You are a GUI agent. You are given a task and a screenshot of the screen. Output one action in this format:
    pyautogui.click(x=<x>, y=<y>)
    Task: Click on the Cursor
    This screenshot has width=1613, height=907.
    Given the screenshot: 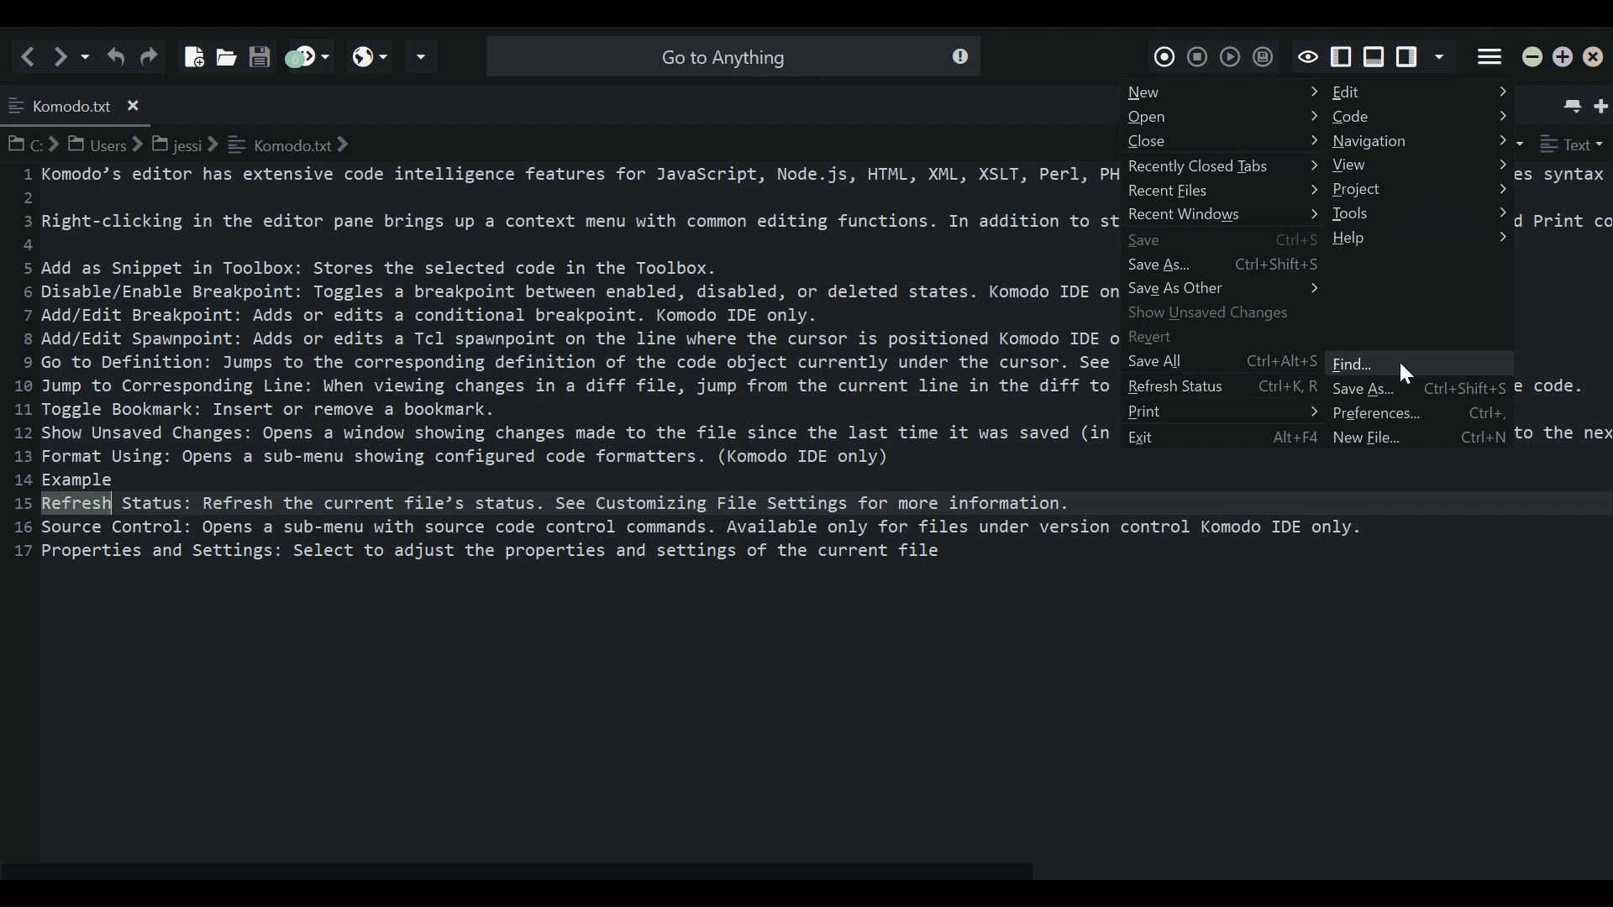 What is the action you would take?
    pyautogui.click(x=1404, y=374)
    